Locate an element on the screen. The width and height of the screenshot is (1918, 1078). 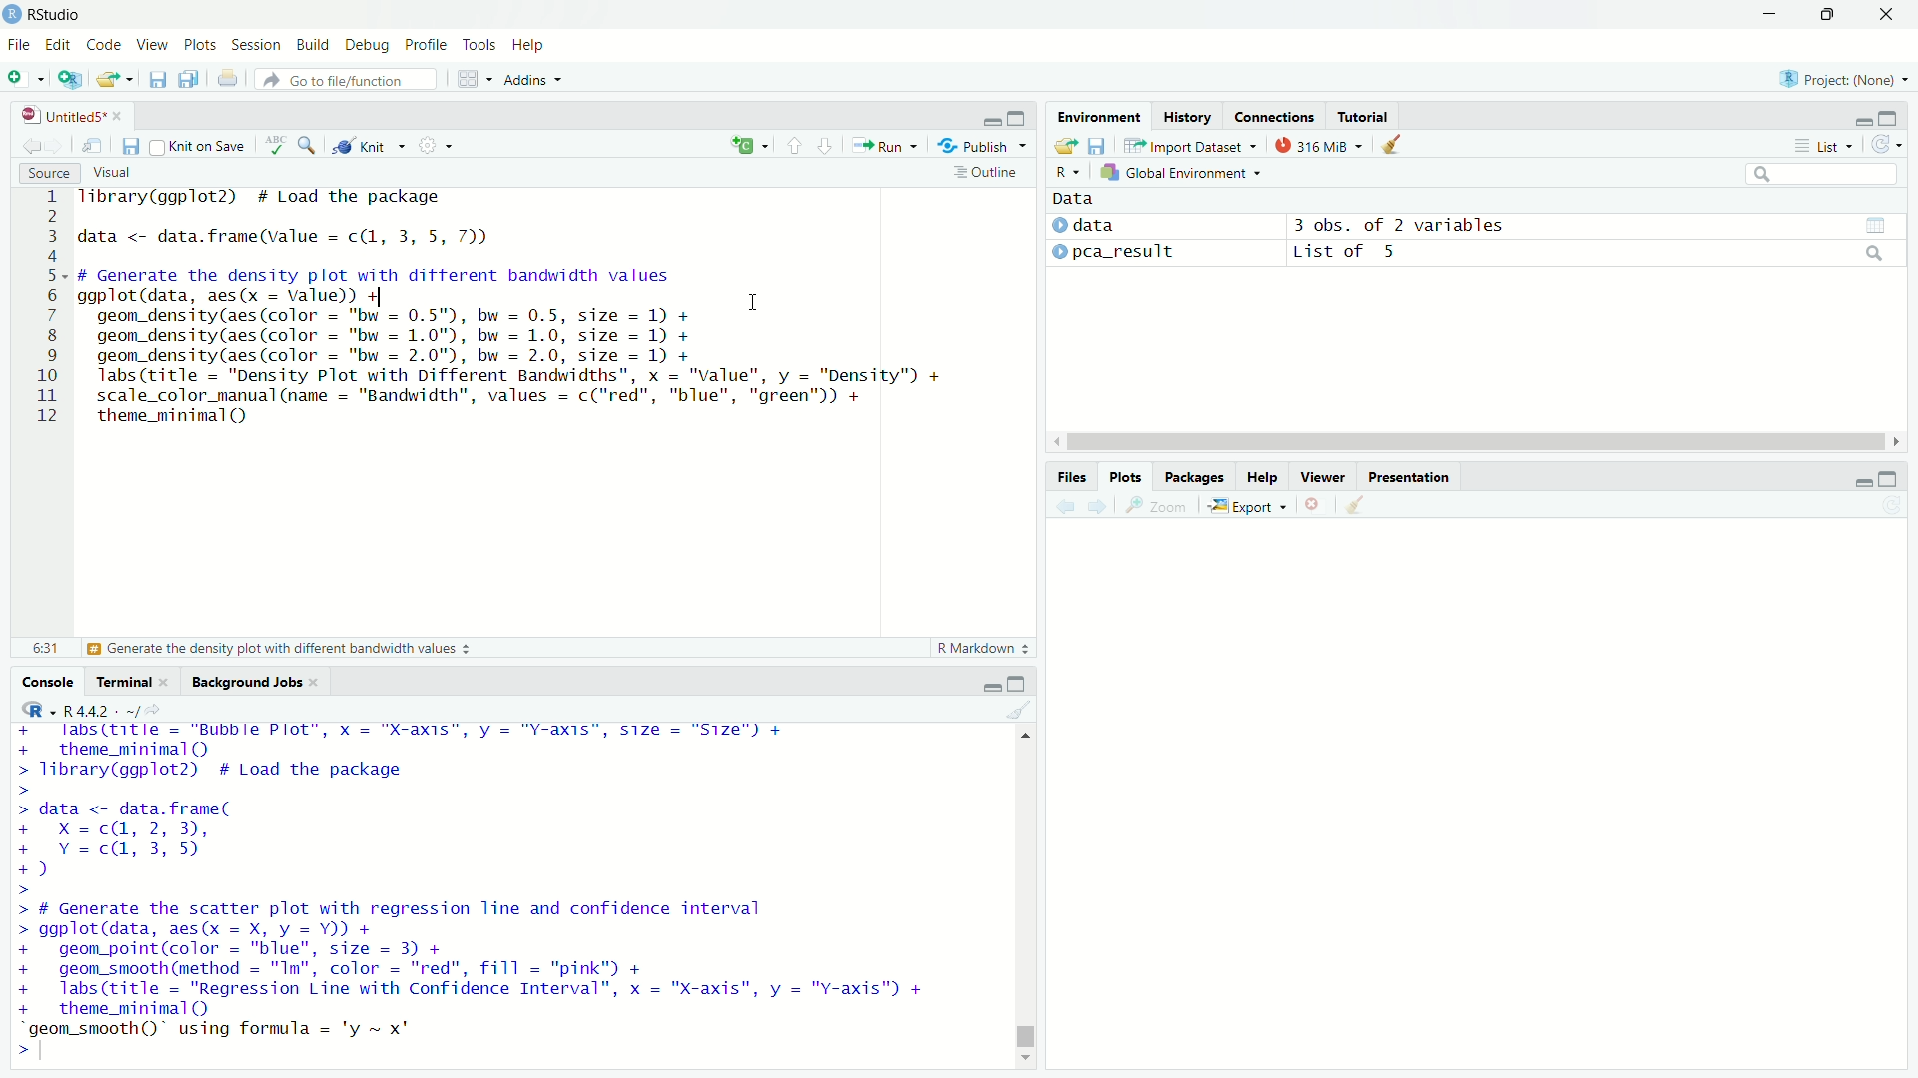
Help is located at coordinates (529, 45).